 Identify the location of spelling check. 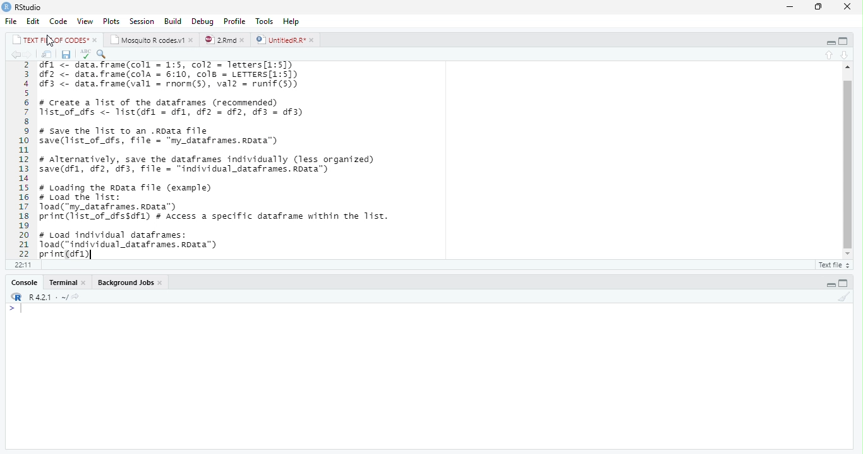
(85, 54).